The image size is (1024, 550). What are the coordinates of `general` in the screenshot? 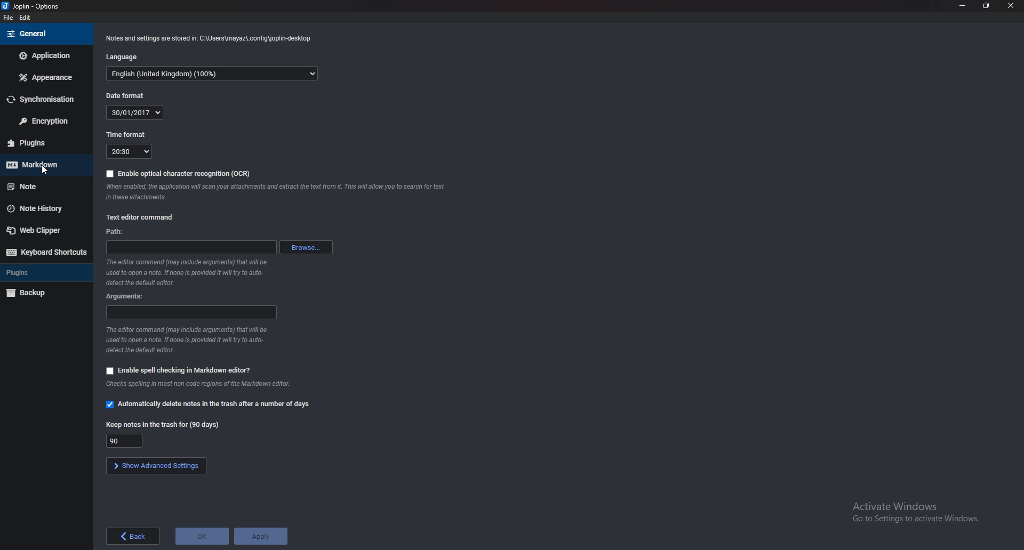 It's located at (44, 34).